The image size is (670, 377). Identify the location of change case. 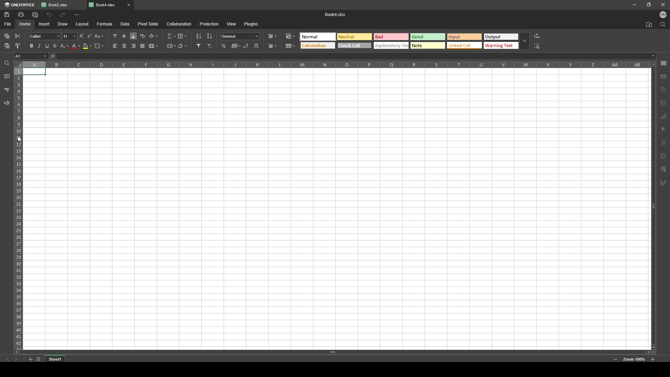
(99, 36).